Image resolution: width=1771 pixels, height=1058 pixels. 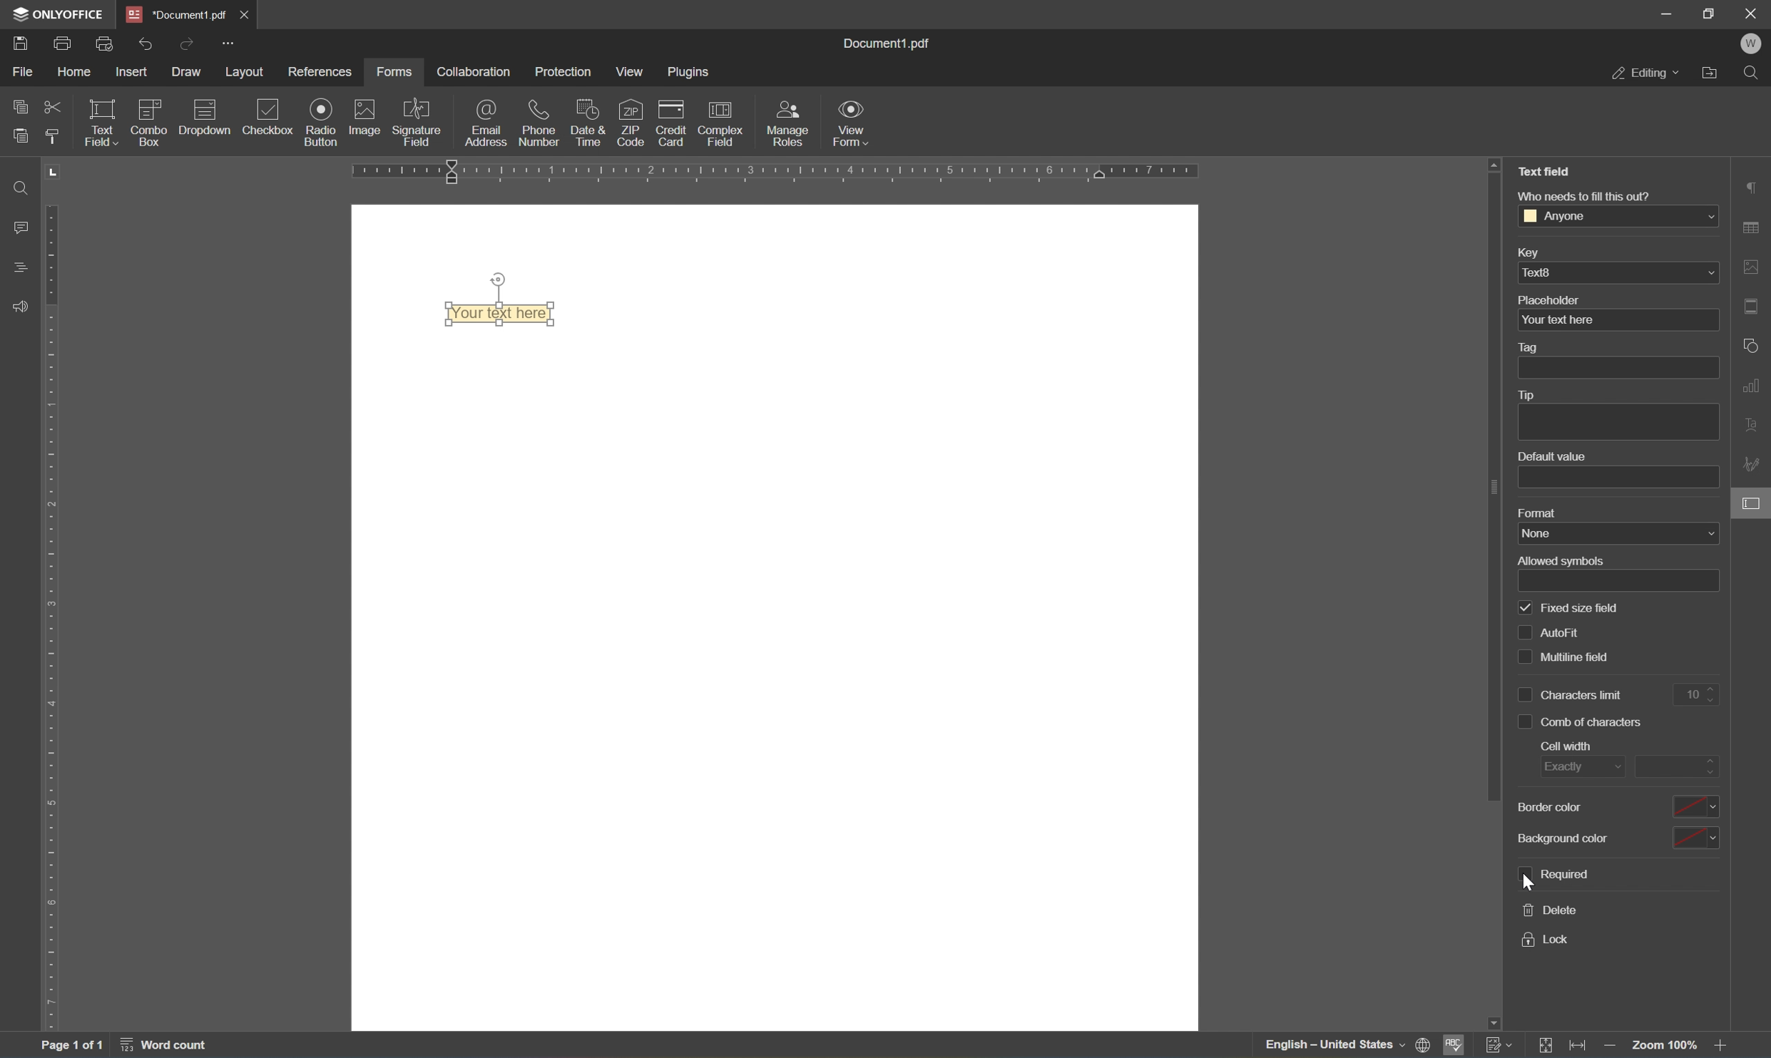 I want to click on default value, so click(x=1553, y=456).